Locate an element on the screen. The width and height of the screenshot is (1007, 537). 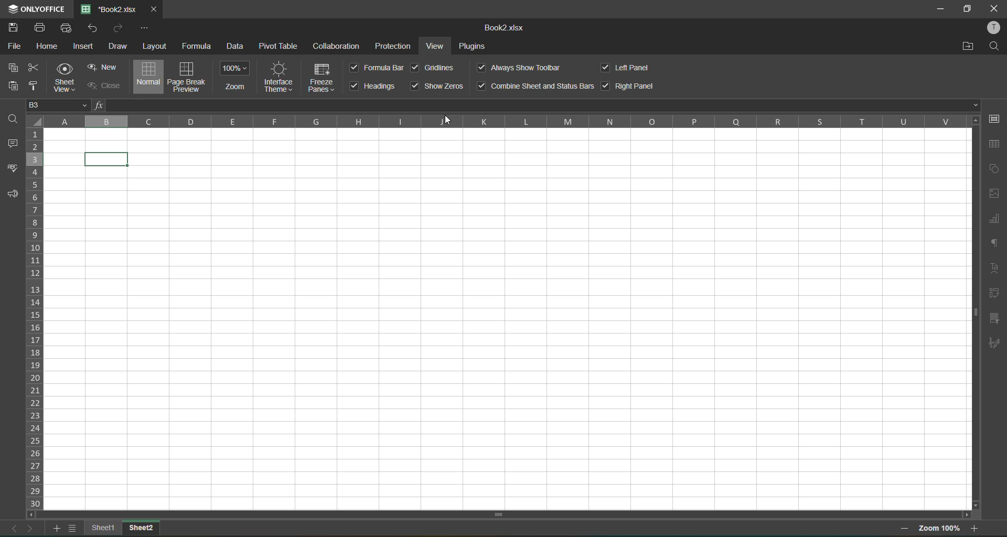
undo is located at coordinates (95, 27).